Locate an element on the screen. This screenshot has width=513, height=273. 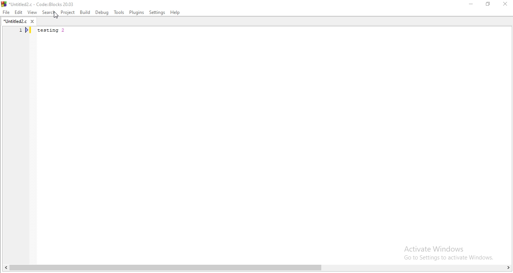
Activate Windows. Go to settings to activate windows is located at coordinates (444, 252).